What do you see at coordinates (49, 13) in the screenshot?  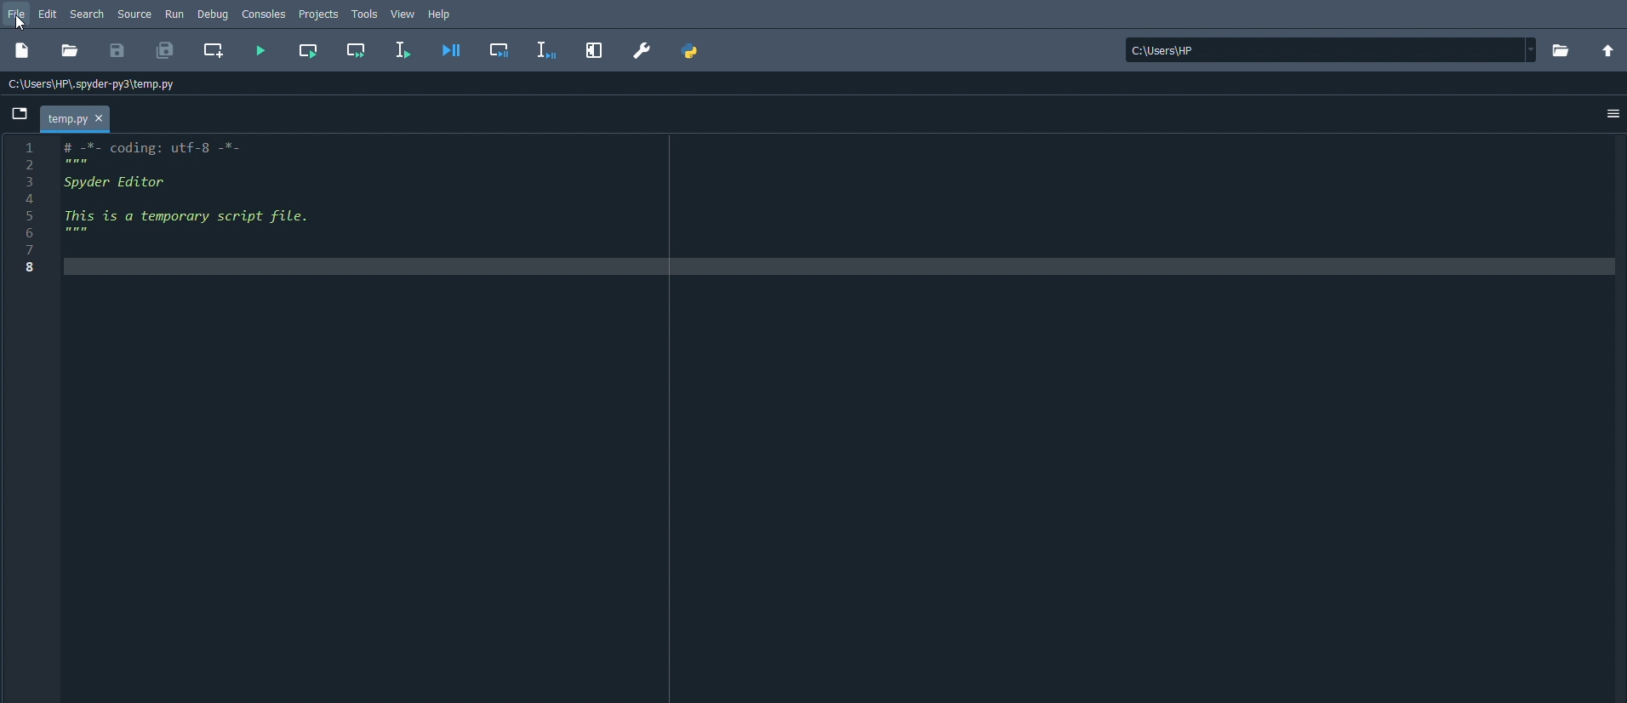 I see `Edit` at bounding box center [49, 13].